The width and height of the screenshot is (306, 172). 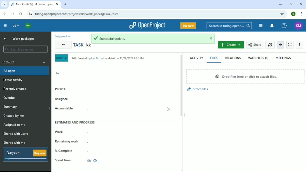 I want to click on Shared with me, so click(x=14, y=143).